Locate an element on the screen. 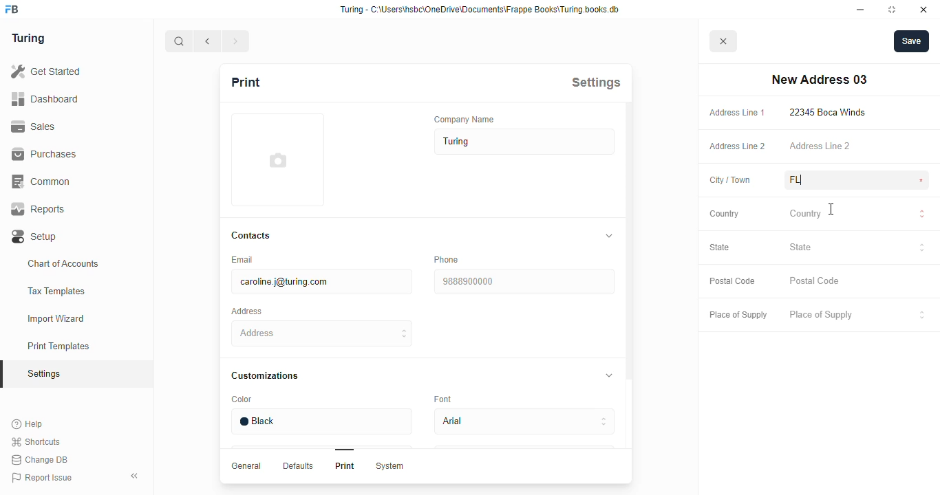  common is located at coordinates (43, 181).